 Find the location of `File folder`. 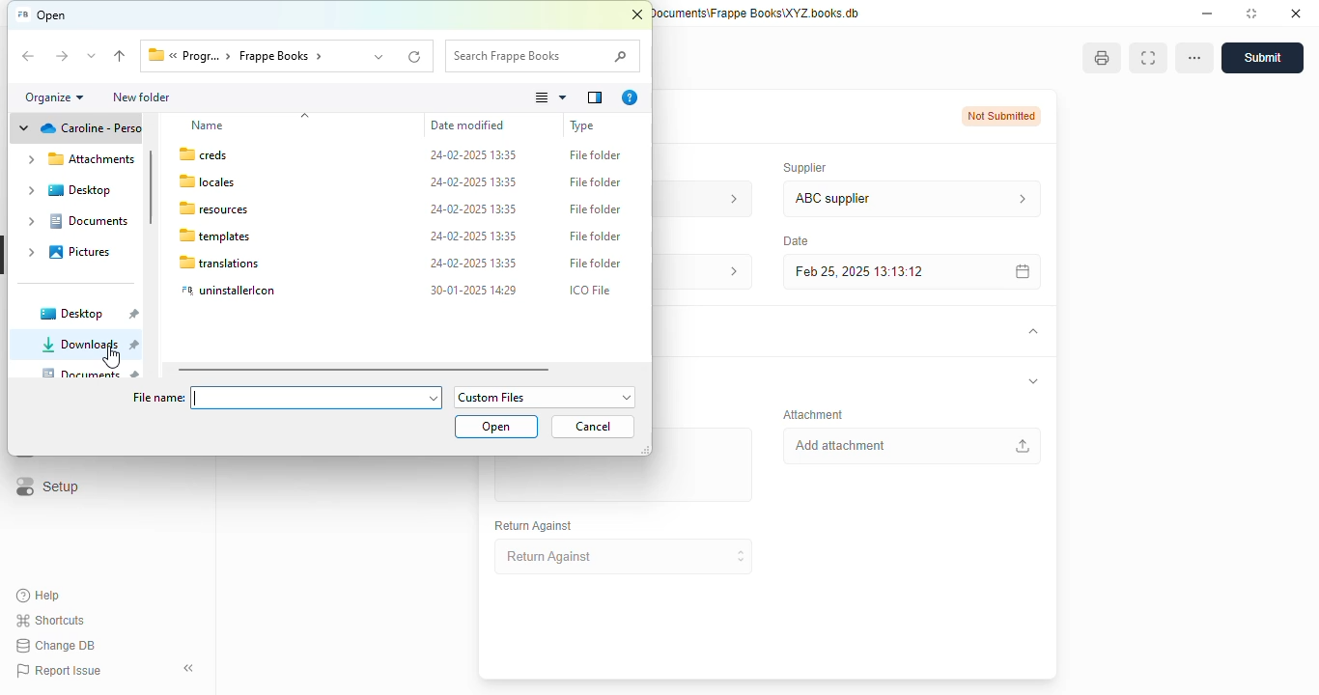

File folder is located at coordinates (596, 264).